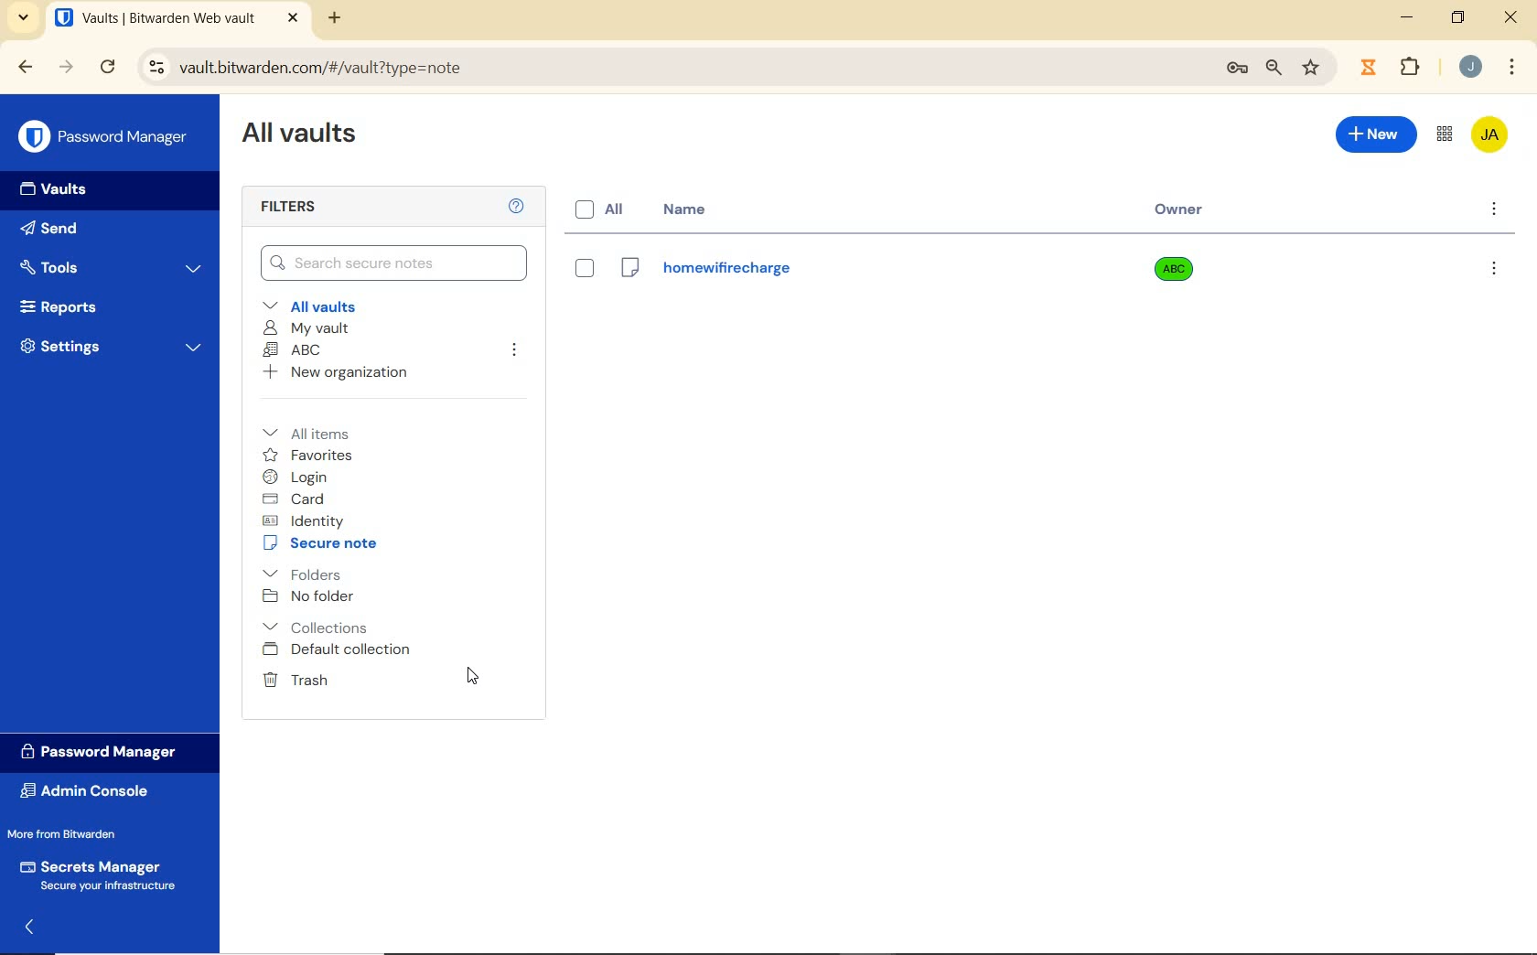  I want to click on owner, so click(1170, 271).